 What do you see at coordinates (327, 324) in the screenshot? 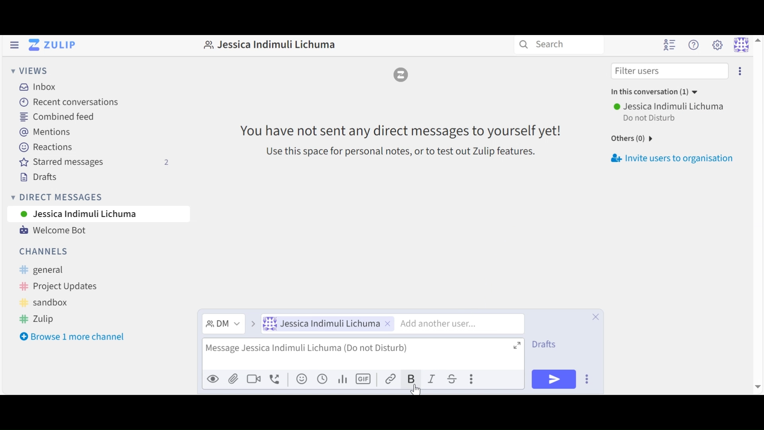
I see `User` at bounding box center [327, 324].